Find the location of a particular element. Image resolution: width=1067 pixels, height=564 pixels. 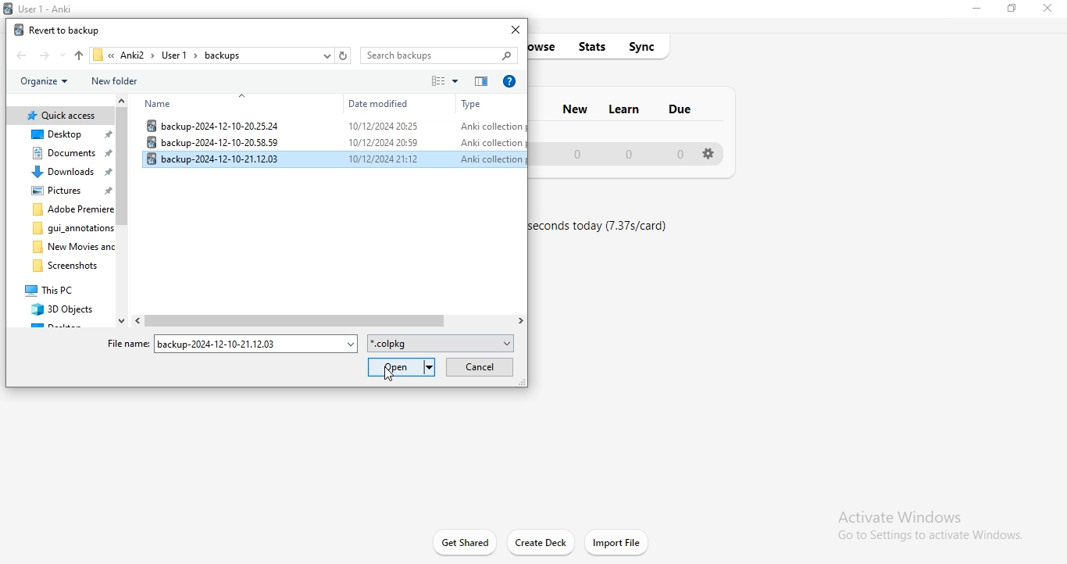

stats is located at coordinates (595, 45).